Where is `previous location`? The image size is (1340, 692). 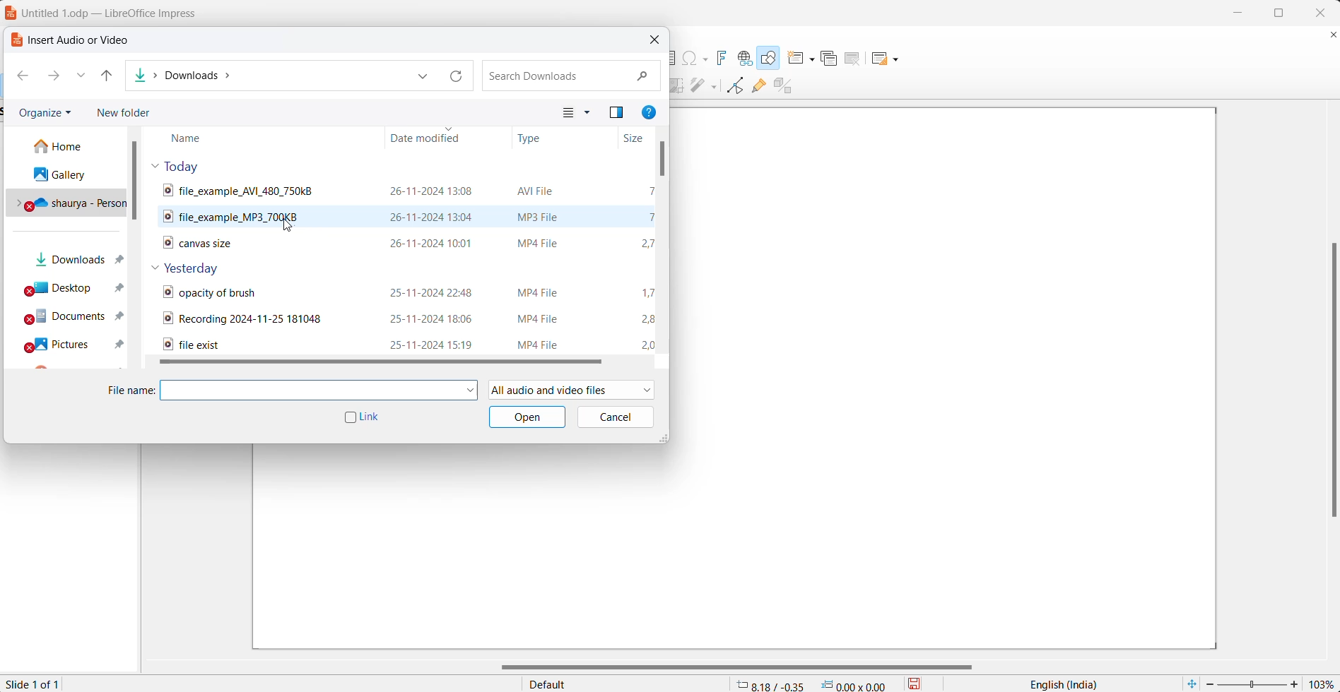
previous location is located at coordinates (423, 77).